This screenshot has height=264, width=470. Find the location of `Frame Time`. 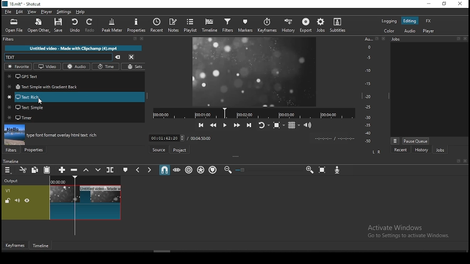

Frame Time is located at coordinates (167, 137).